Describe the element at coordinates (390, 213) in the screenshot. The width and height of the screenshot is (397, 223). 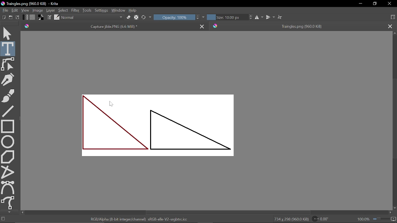
I see `Move right` at that location.